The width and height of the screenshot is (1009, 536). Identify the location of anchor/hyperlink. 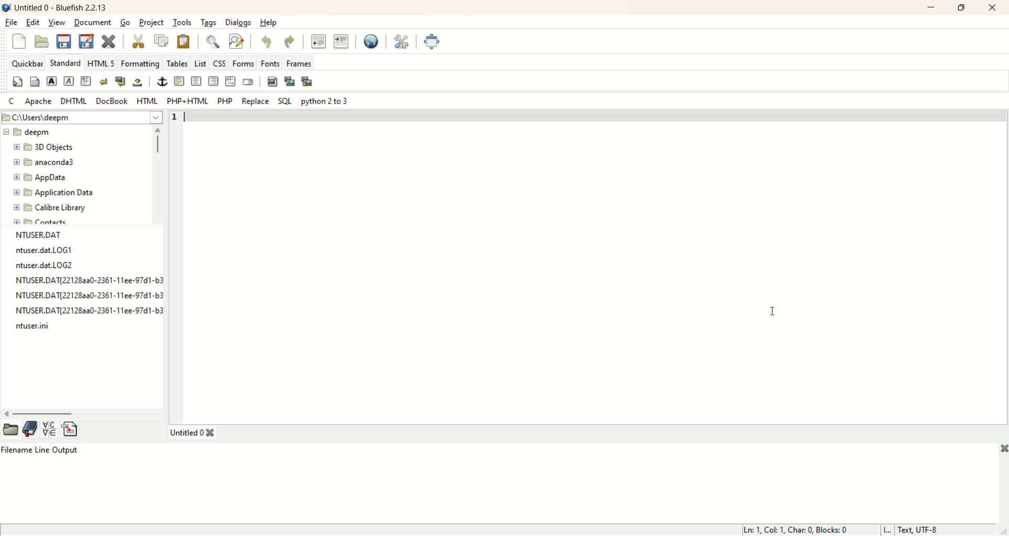
(162, 83).